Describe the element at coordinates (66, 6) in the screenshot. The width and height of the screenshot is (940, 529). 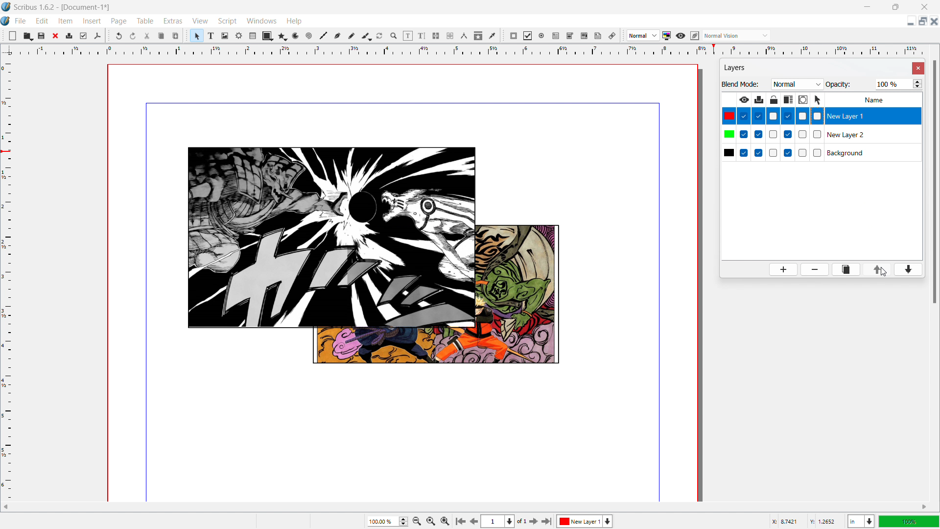
I see `Scribus 1.6.2-[Document-1]` at that location.